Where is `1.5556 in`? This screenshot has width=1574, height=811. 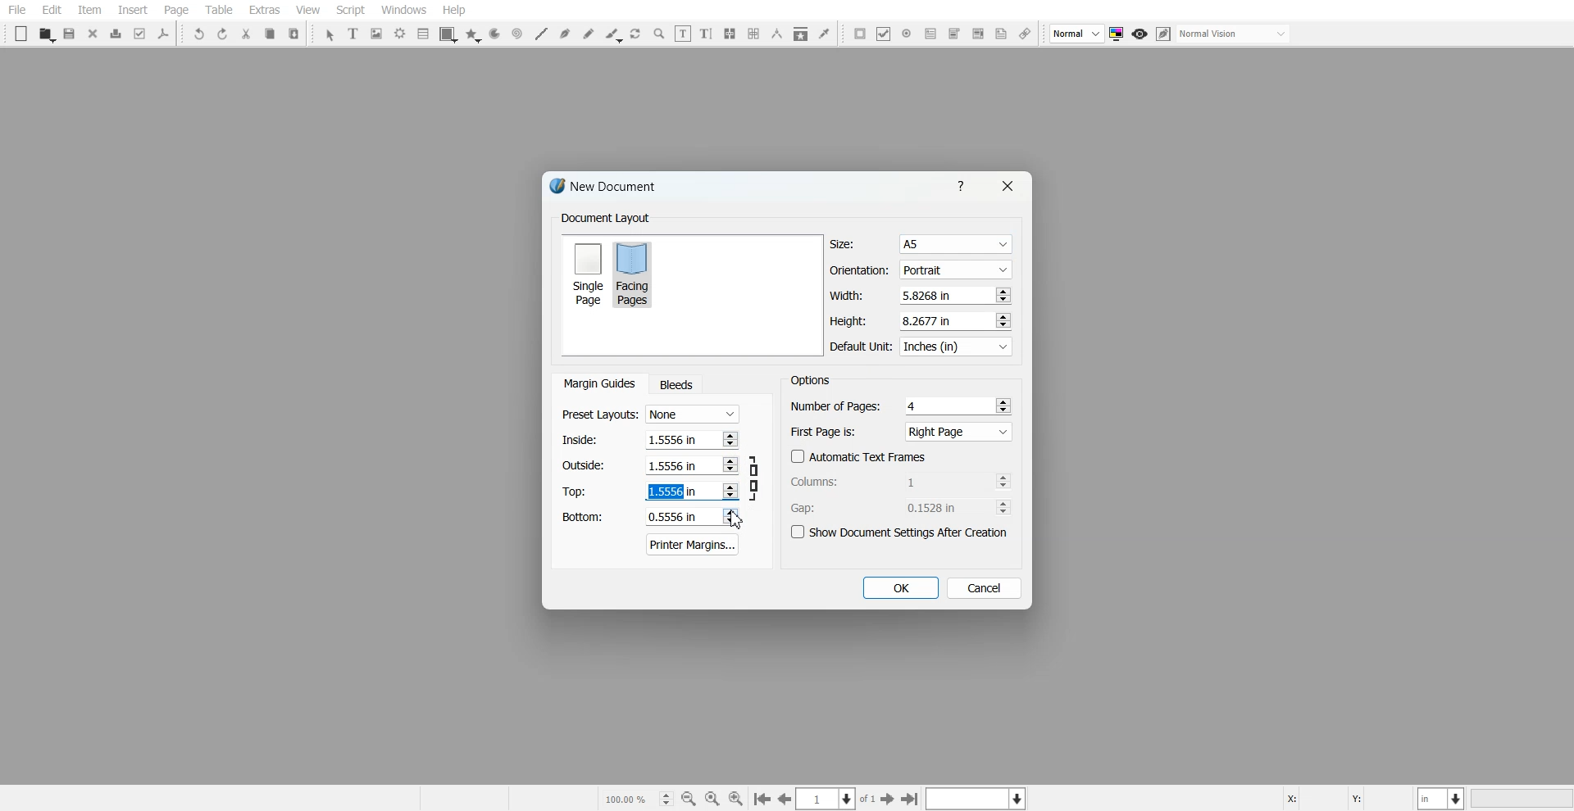 1.5556 in is located at coordinates (672, 492).